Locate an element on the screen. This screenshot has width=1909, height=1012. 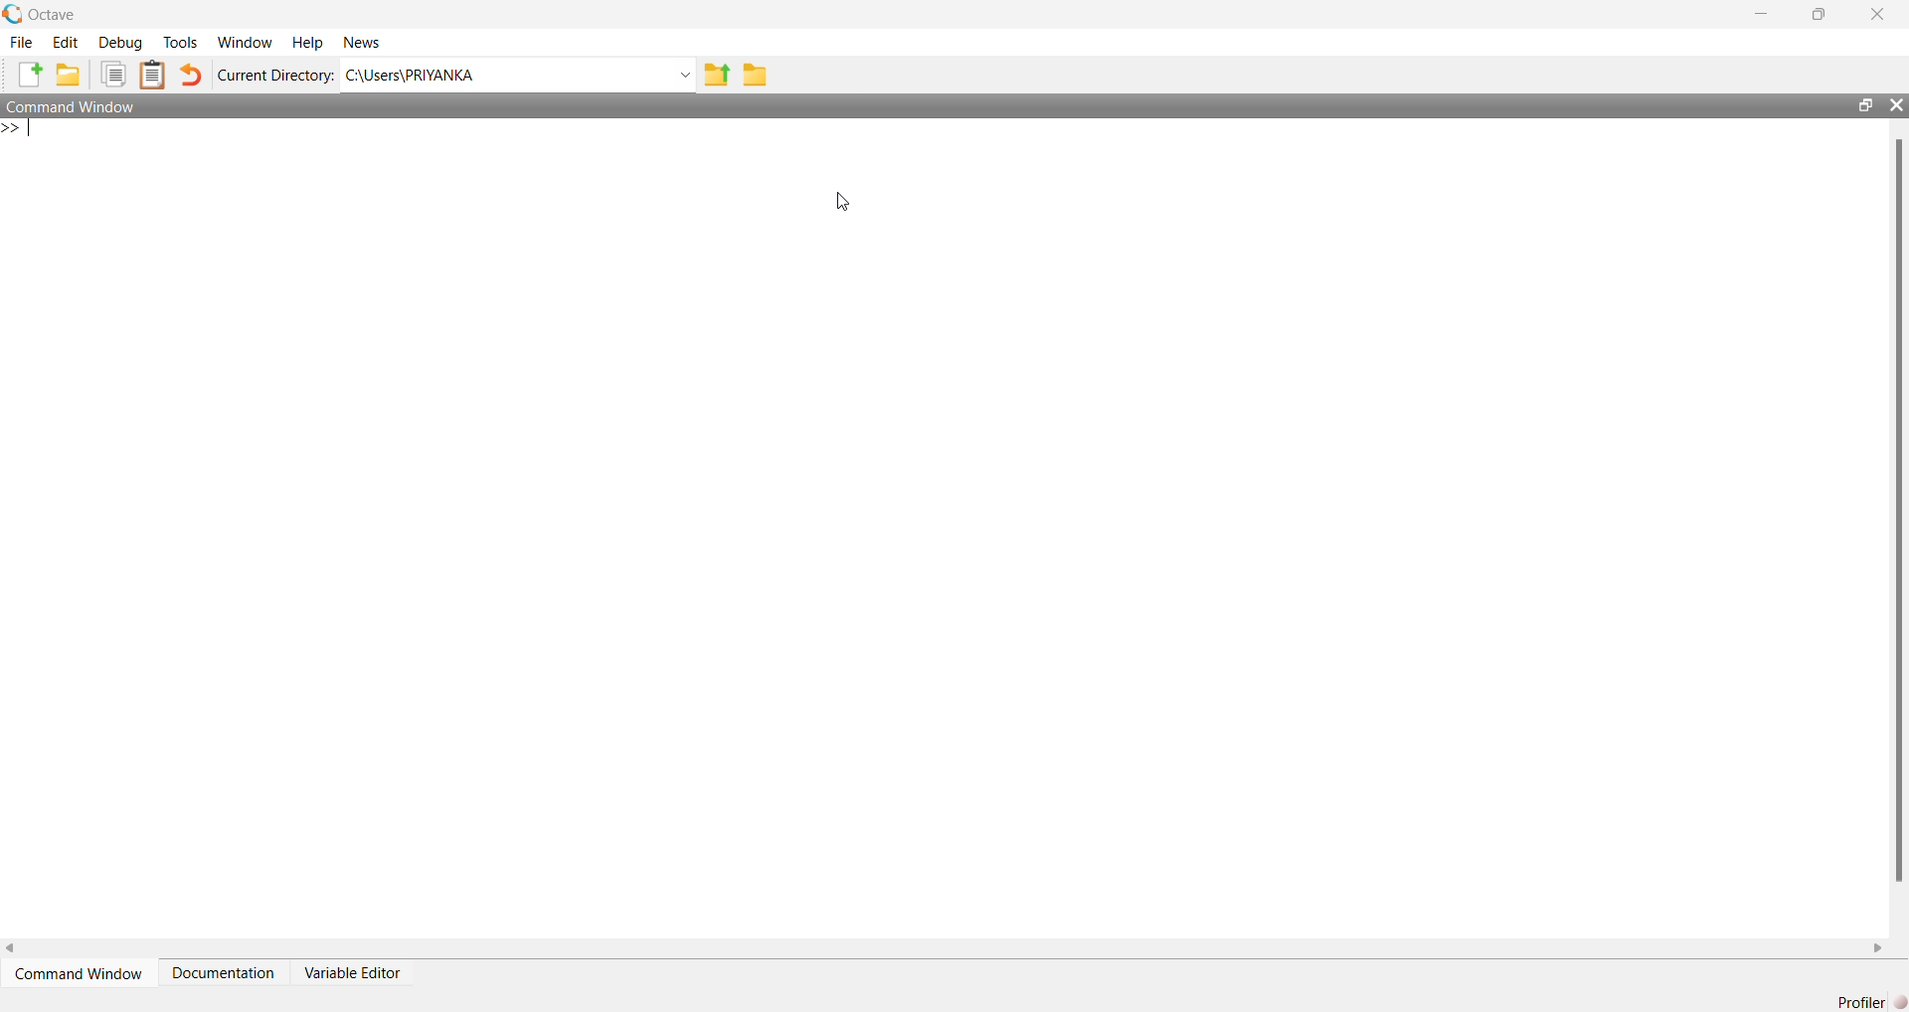
New Folder is located at coordinates (69, 75).